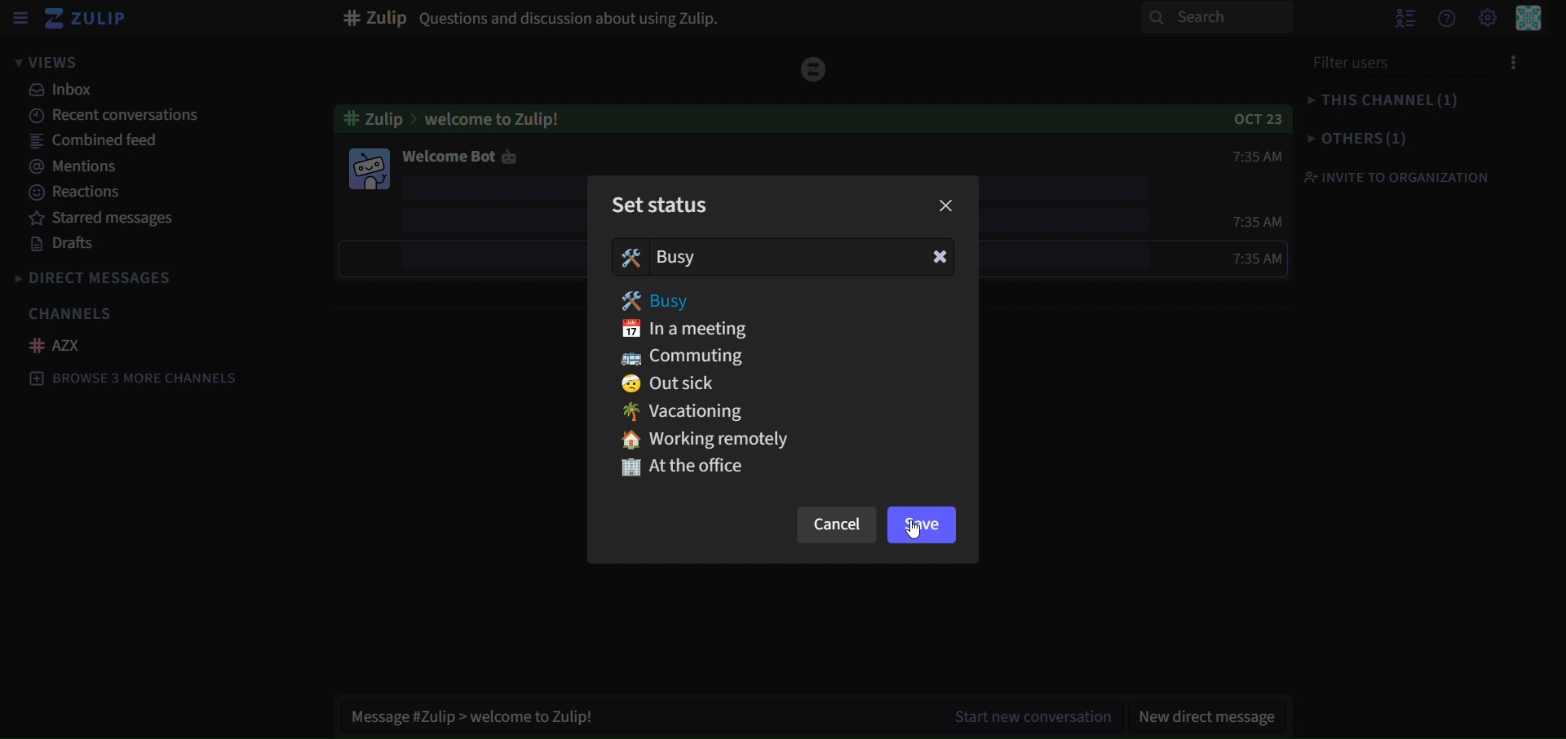 Image resolution: width=1566 pixels, height=739 pixels. I want to click on vacationing, so click(686, 413).